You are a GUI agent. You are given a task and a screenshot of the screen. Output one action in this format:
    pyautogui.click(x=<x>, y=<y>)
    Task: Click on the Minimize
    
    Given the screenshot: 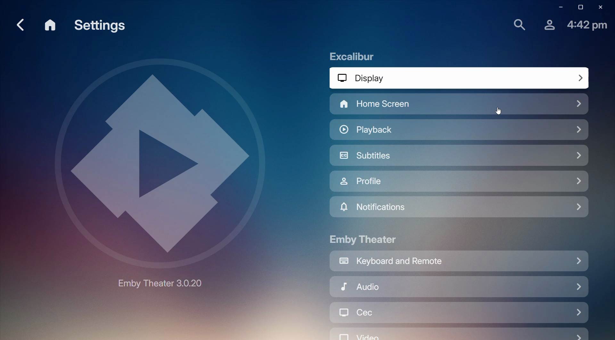 What is the action you would take?
    pyautogui.click(x=558, y=8)
    